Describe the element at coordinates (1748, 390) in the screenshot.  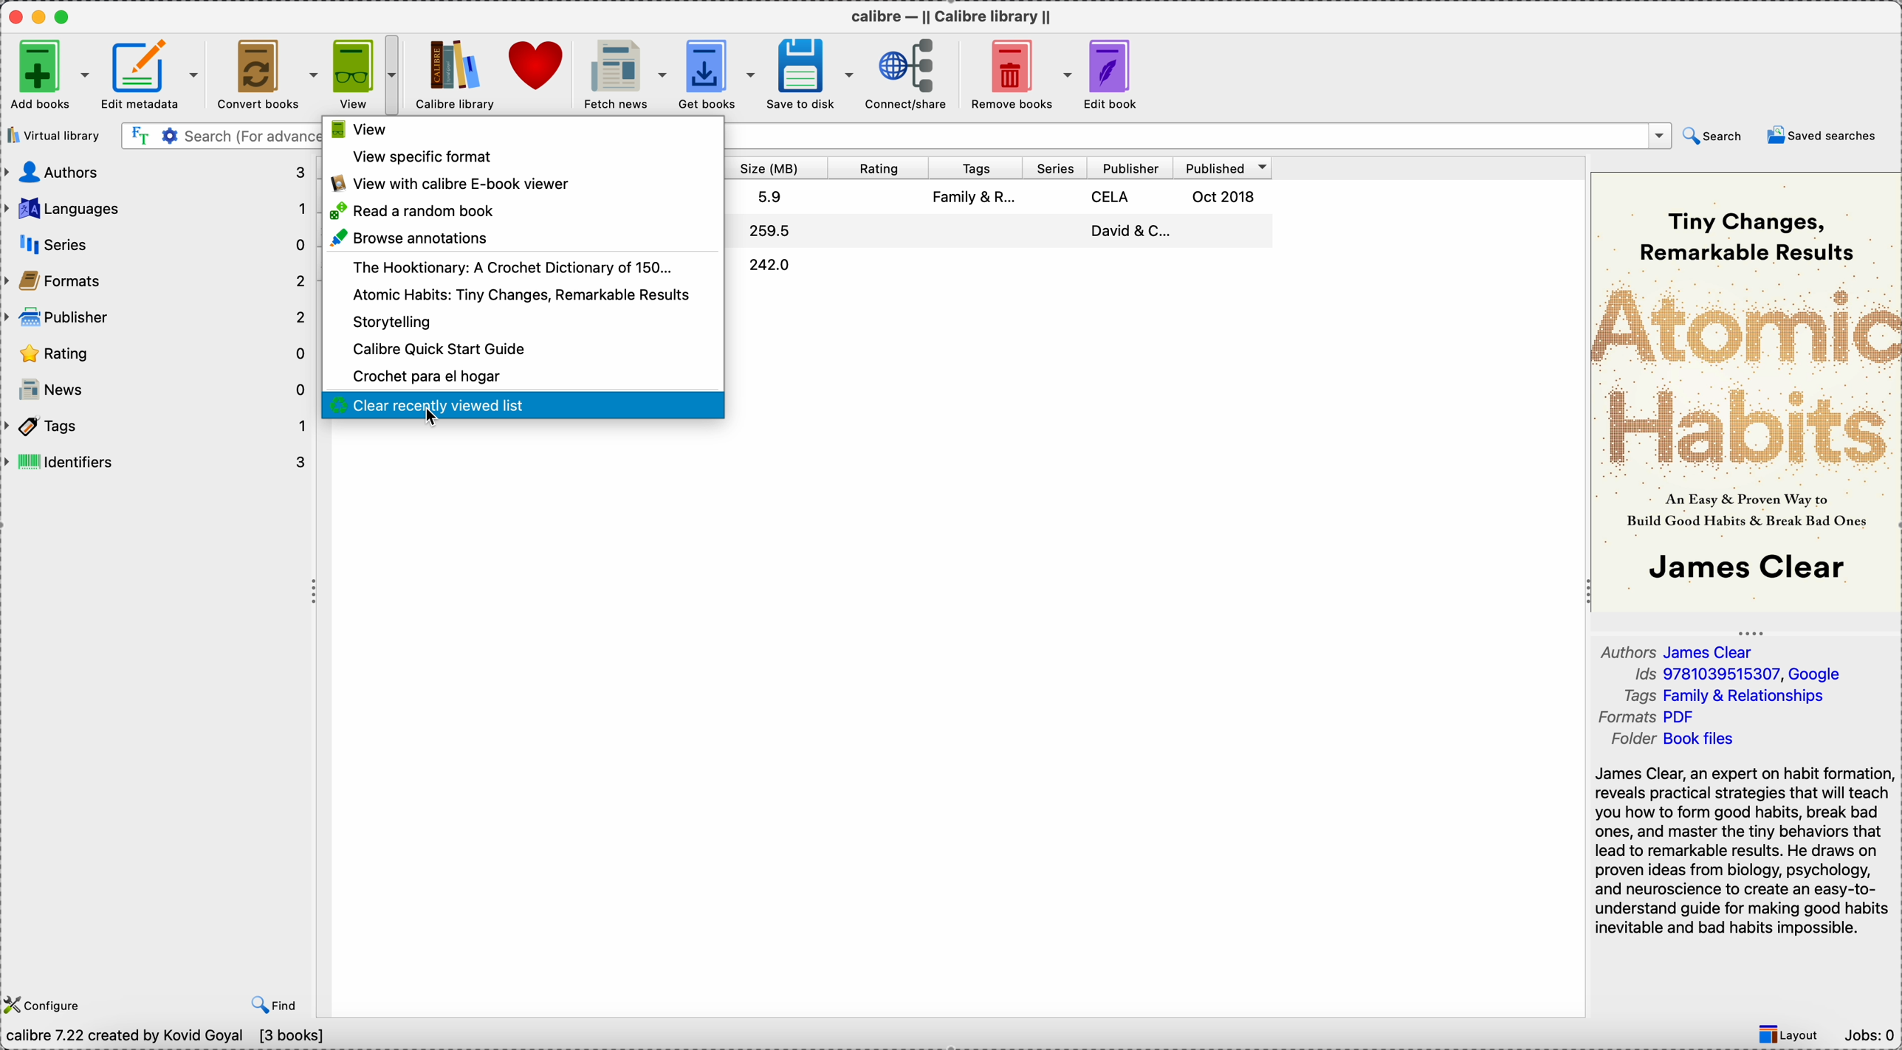
I see `book cover preview` at that location.